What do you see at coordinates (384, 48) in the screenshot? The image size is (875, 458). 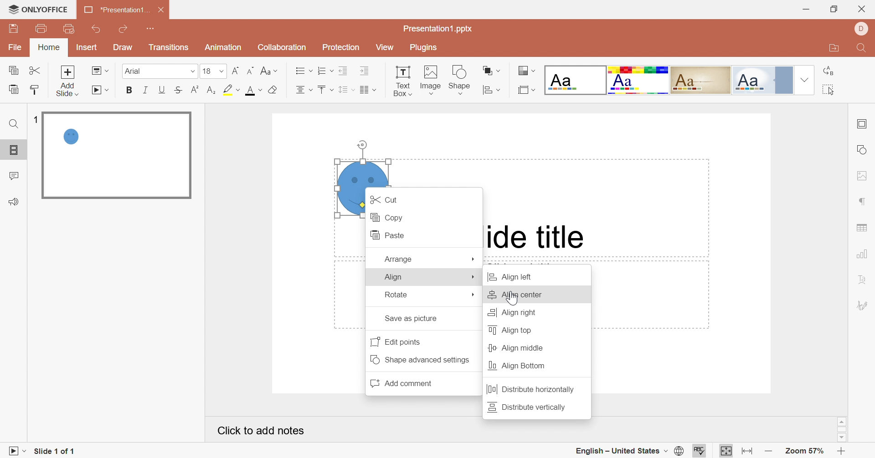 I see `View` at bounding box center [384, 48].